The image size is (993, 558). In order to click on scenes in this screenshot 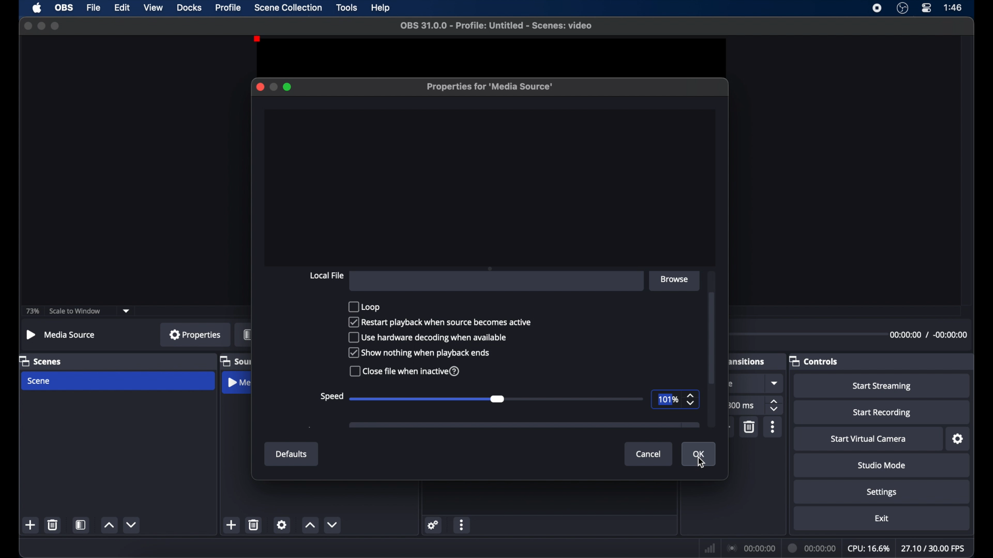, I will do `click(40, 362)`.